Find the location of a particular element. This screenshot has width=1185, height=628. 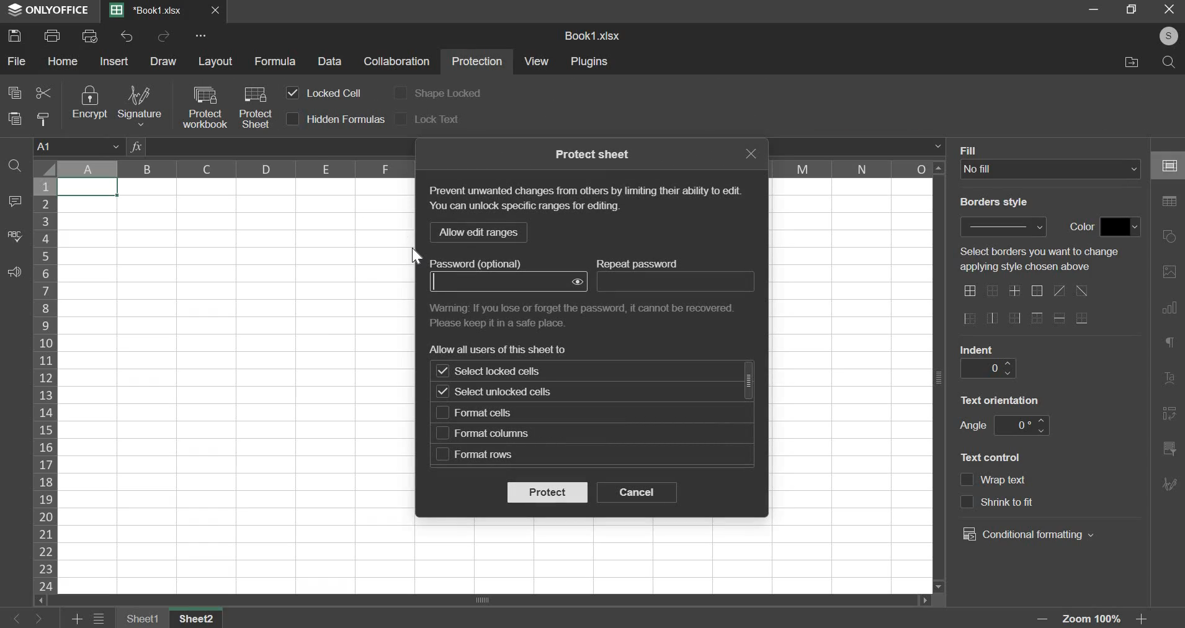

selected cell is located at coordinates (88, 187).